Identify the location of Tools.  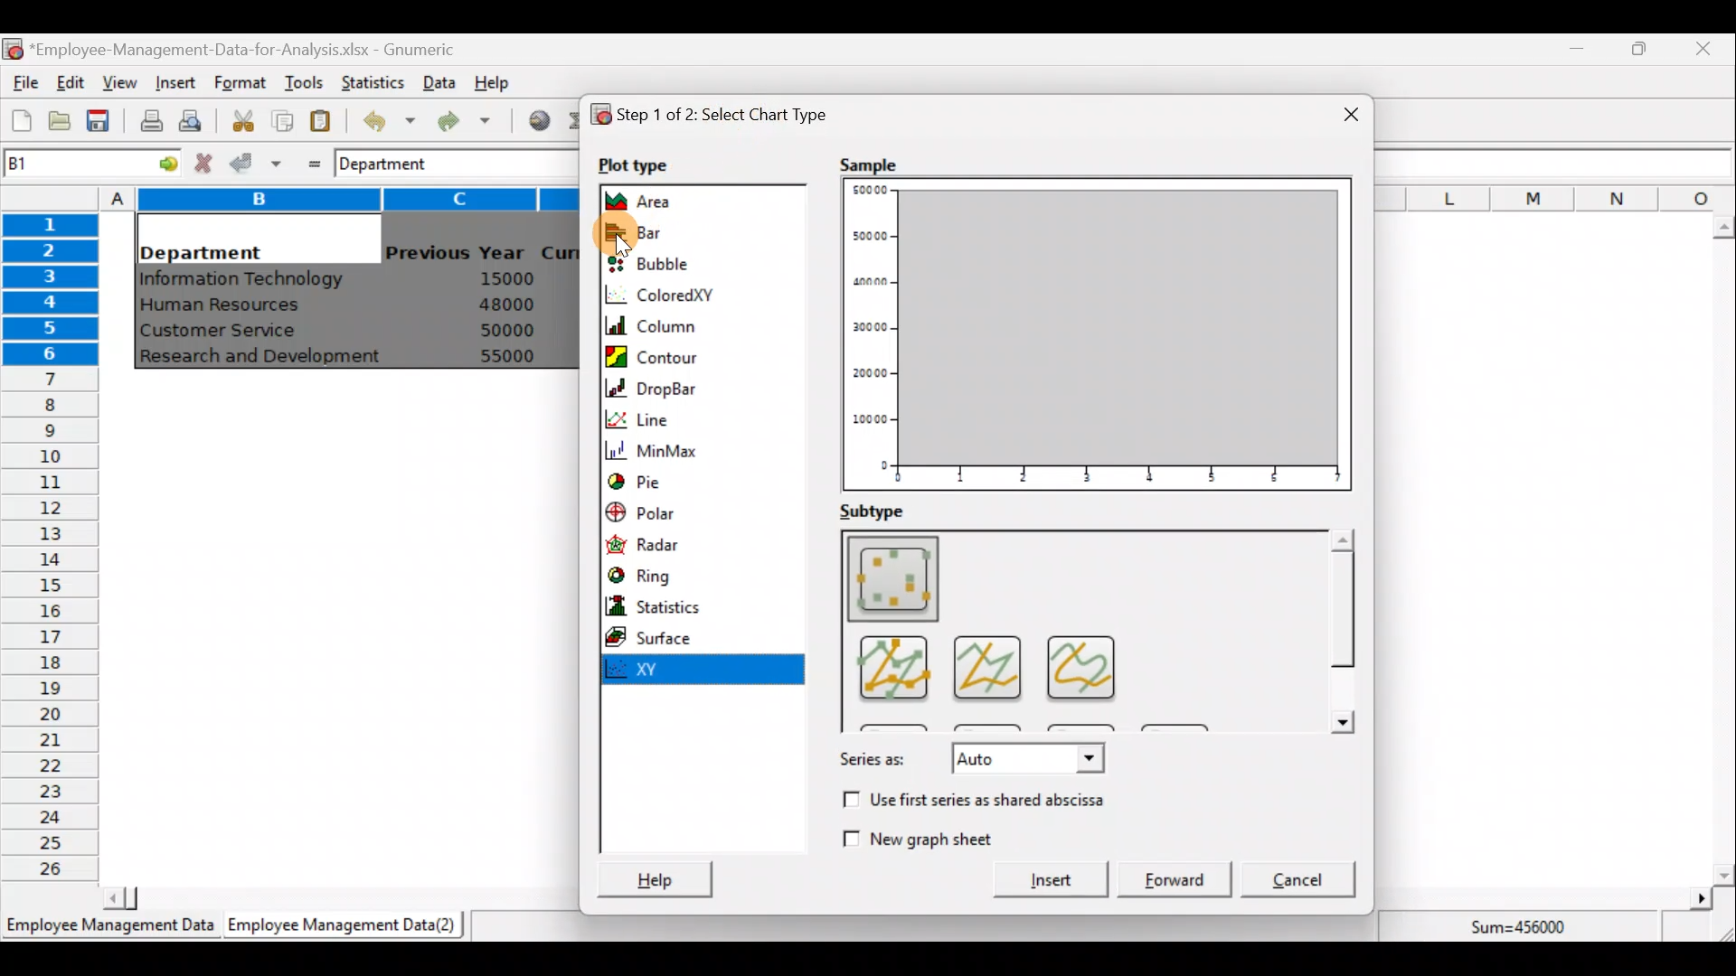
(303, 84).